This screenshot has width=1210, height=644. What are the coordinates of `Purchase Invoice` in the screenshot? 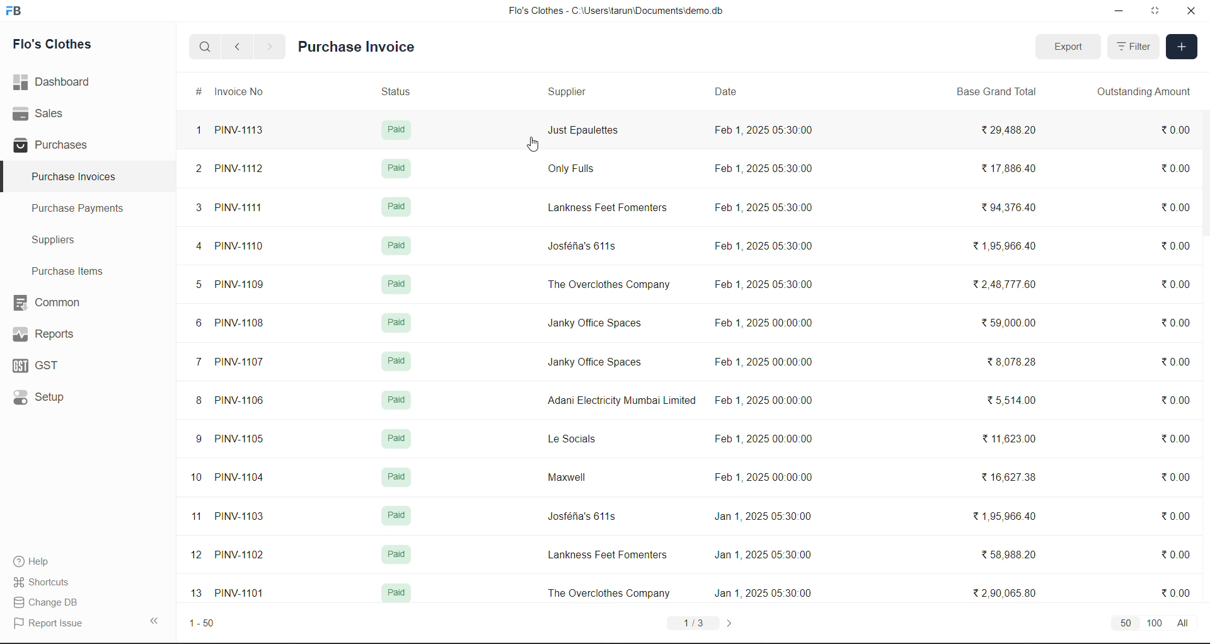 It's located at (358, 47).